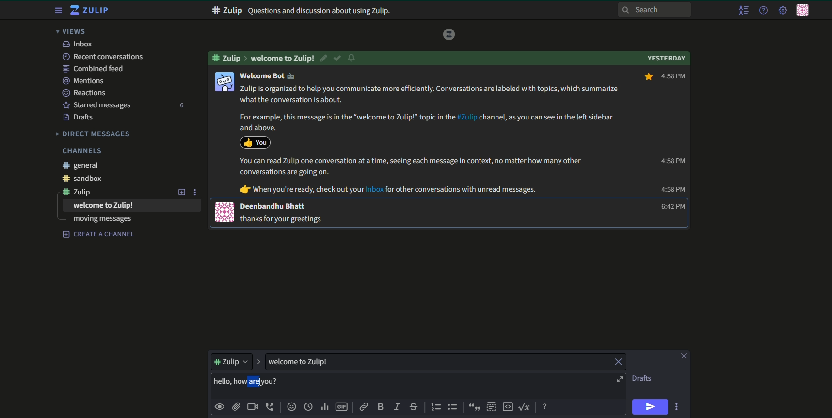  What do you see at coordinates (670, 207) in the screenshot?
I see `6:42 PM` at bounding box center [670, 207].